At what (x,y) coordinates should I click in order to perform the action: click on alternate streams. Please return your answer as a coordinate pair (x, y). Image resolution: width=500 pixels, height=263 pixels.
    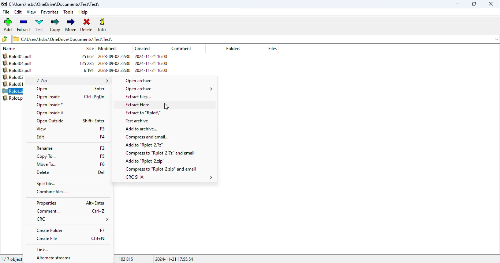
    Looking at the image, I should click on (51, 258).